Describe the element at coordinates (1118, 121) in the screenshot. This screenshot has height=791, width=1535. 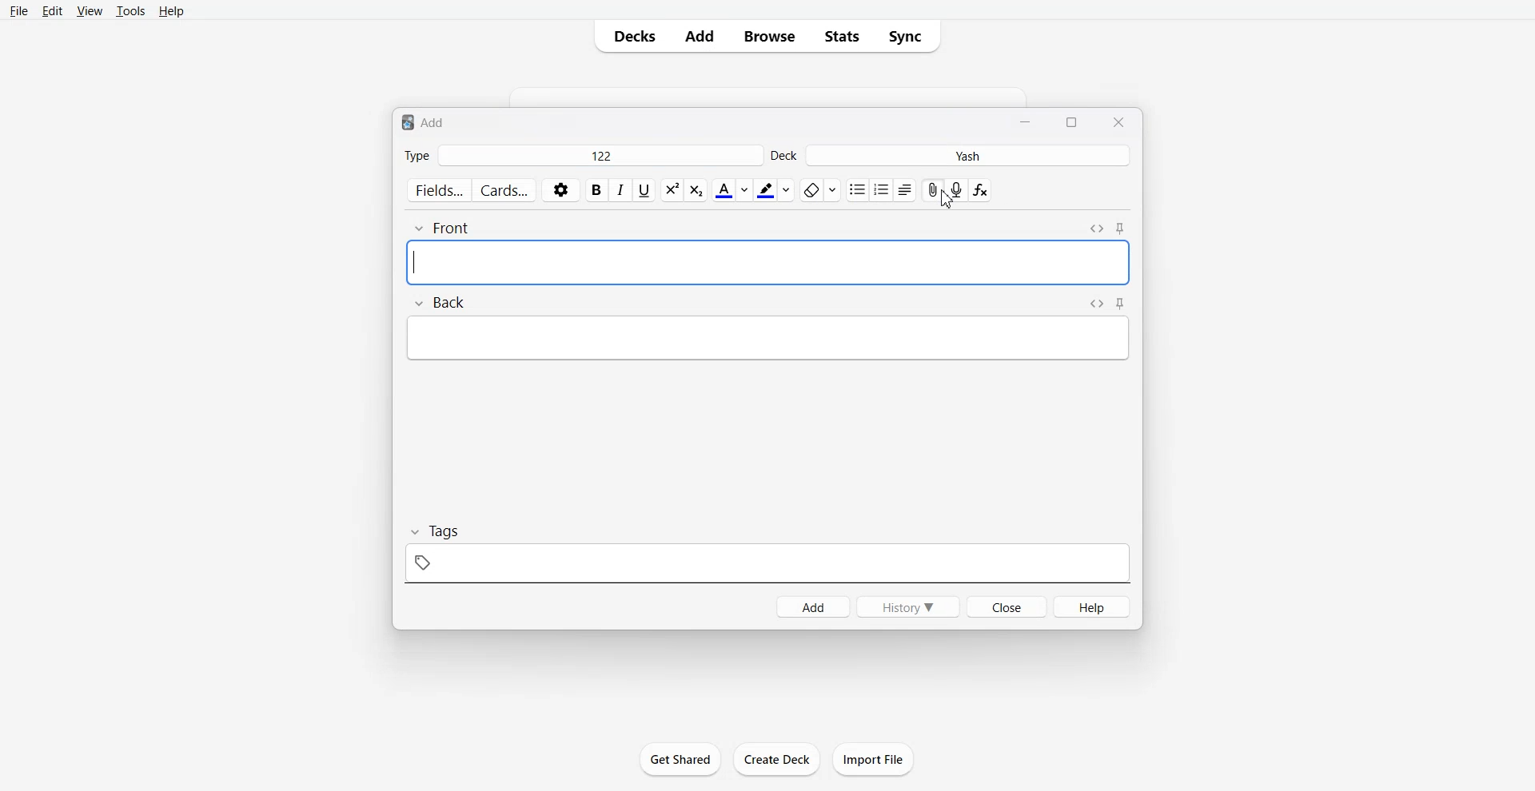
I see `Close` at that location.